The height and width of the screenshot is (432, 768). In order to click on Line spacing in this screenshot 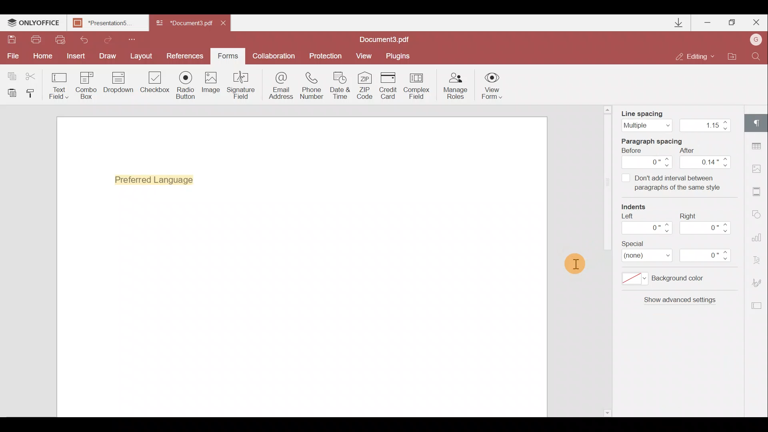, I will do `click(645, 114)`.